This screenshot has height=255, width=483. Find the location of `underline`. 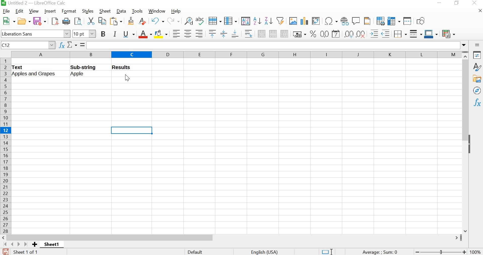

underline is located at coordinates (128, 34).